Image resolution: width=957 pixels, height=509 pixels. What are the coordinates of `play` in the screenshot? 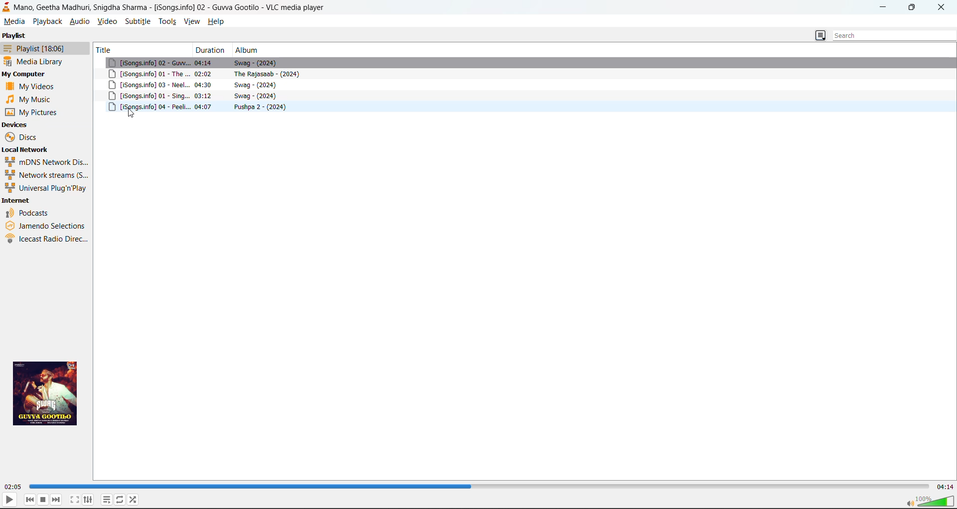 It's located at (9, 499).